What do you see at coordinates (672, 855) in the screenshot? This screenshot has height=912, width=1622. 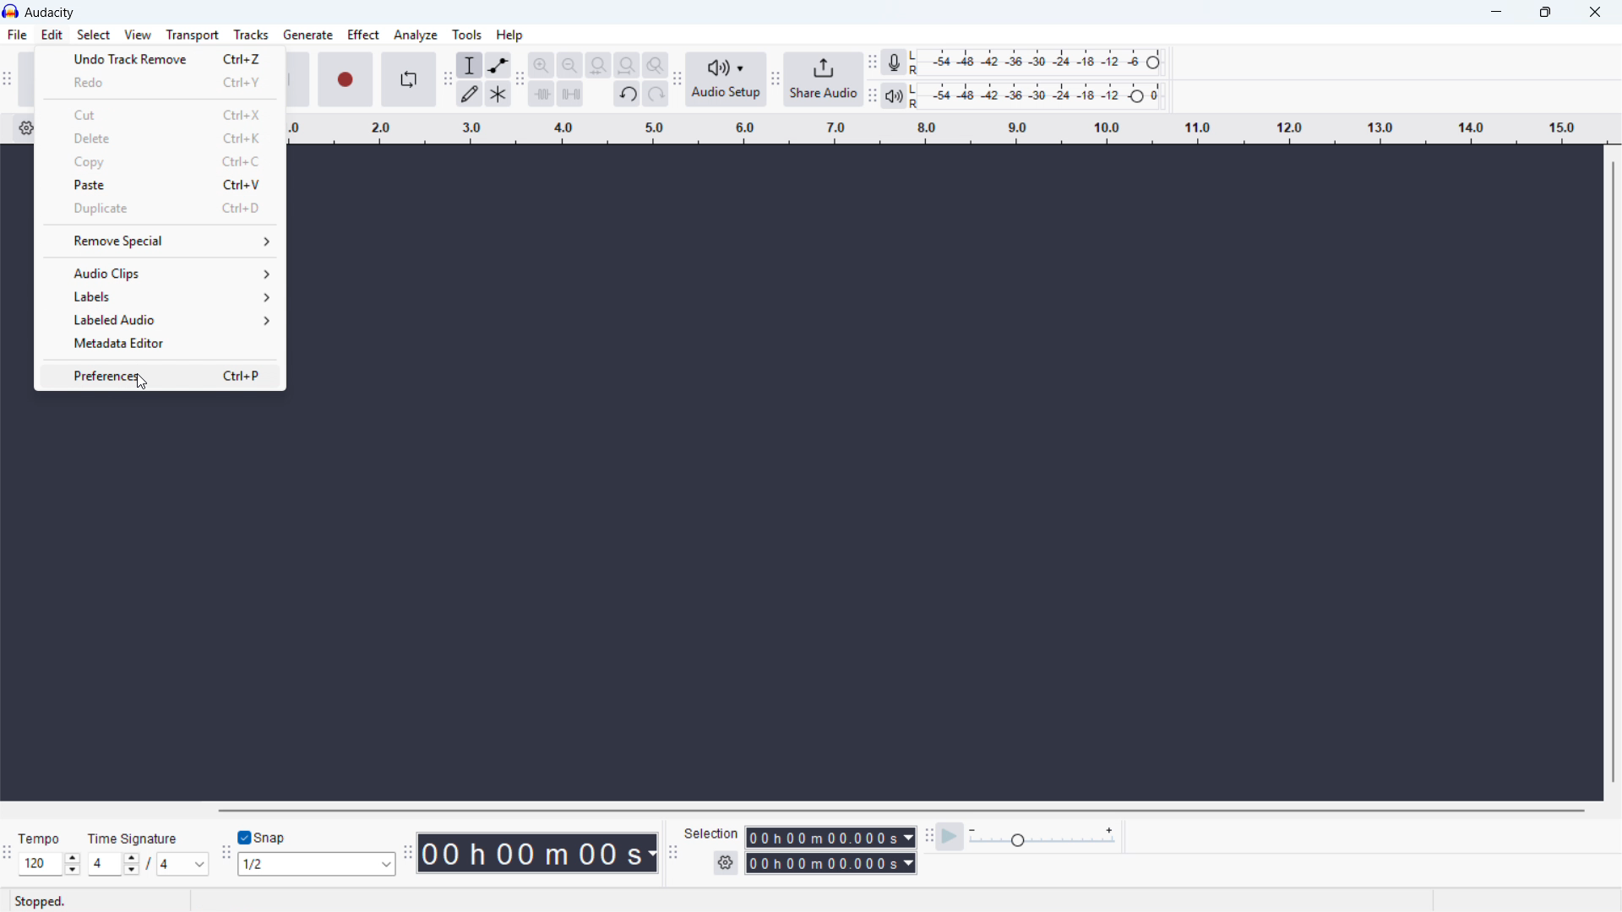 I see `selection toolbar` at bounding box center [672, 855].